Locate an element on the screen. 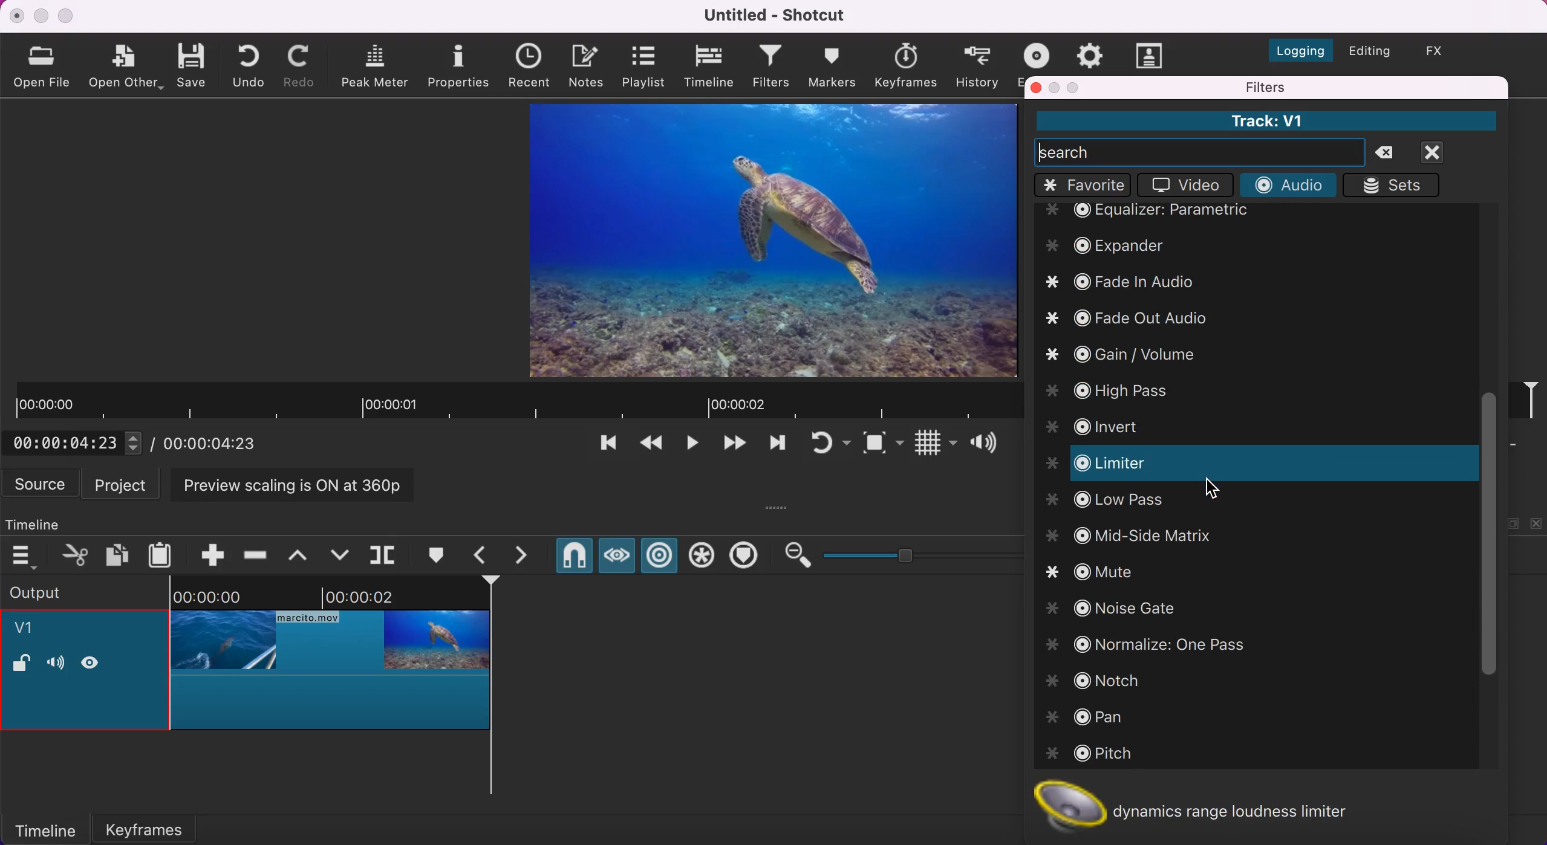 The height and width of the screenshot is (845, 1547). output is located at coordinates (68, 591).